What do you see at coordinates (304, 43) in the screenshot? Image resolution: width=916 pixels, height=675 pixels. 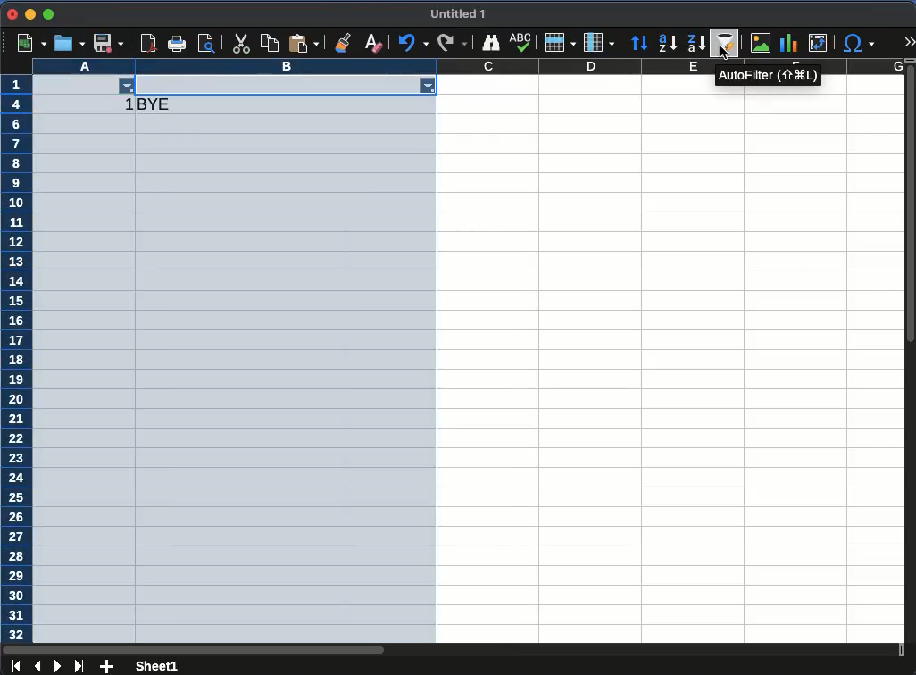 I see `paste` at bounding box center [304, 43].